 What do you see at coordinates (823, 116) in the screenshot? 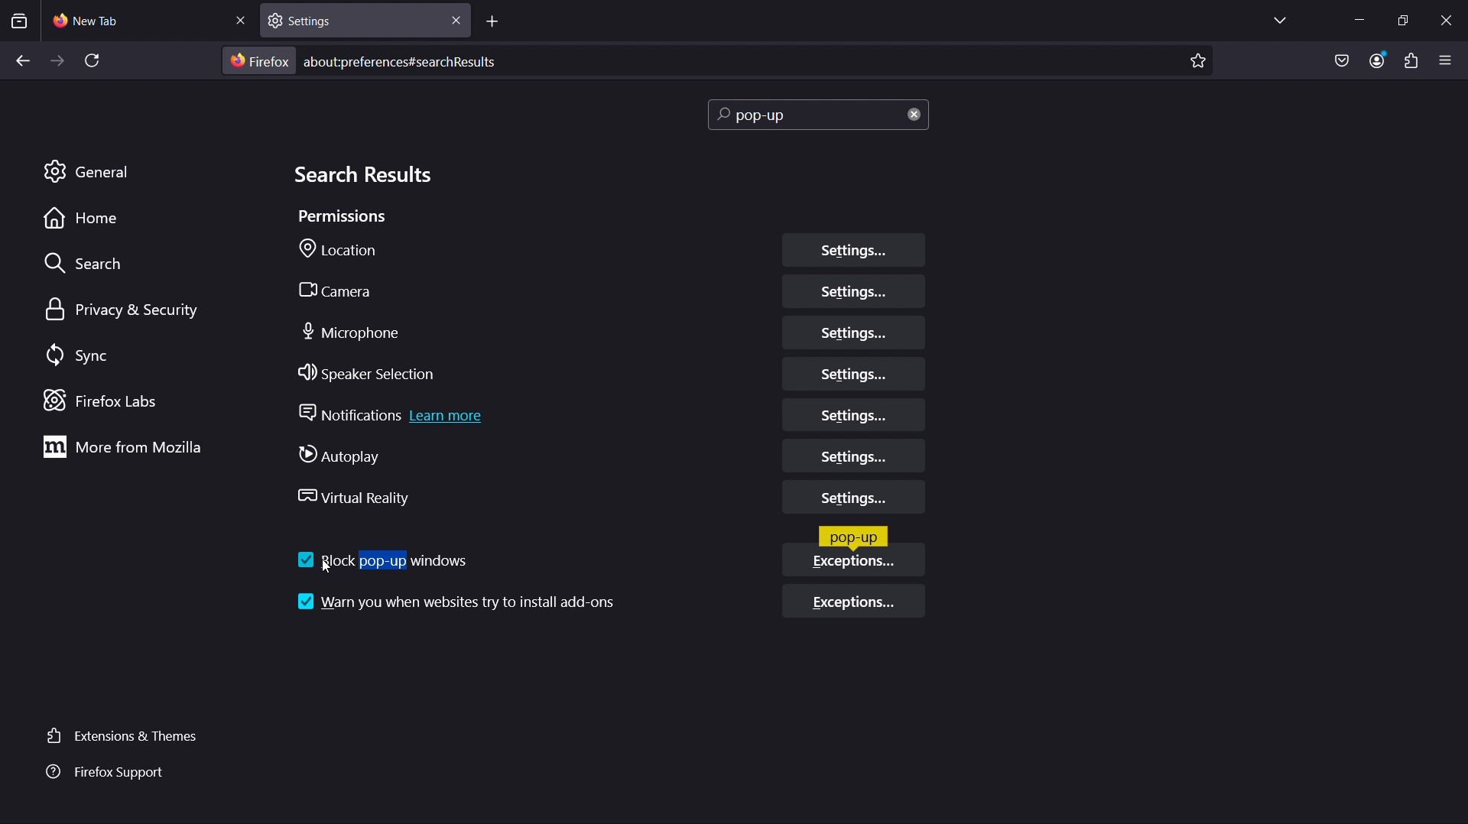
I see `Search bar (pop-up)` at bounding box center [823, 116].